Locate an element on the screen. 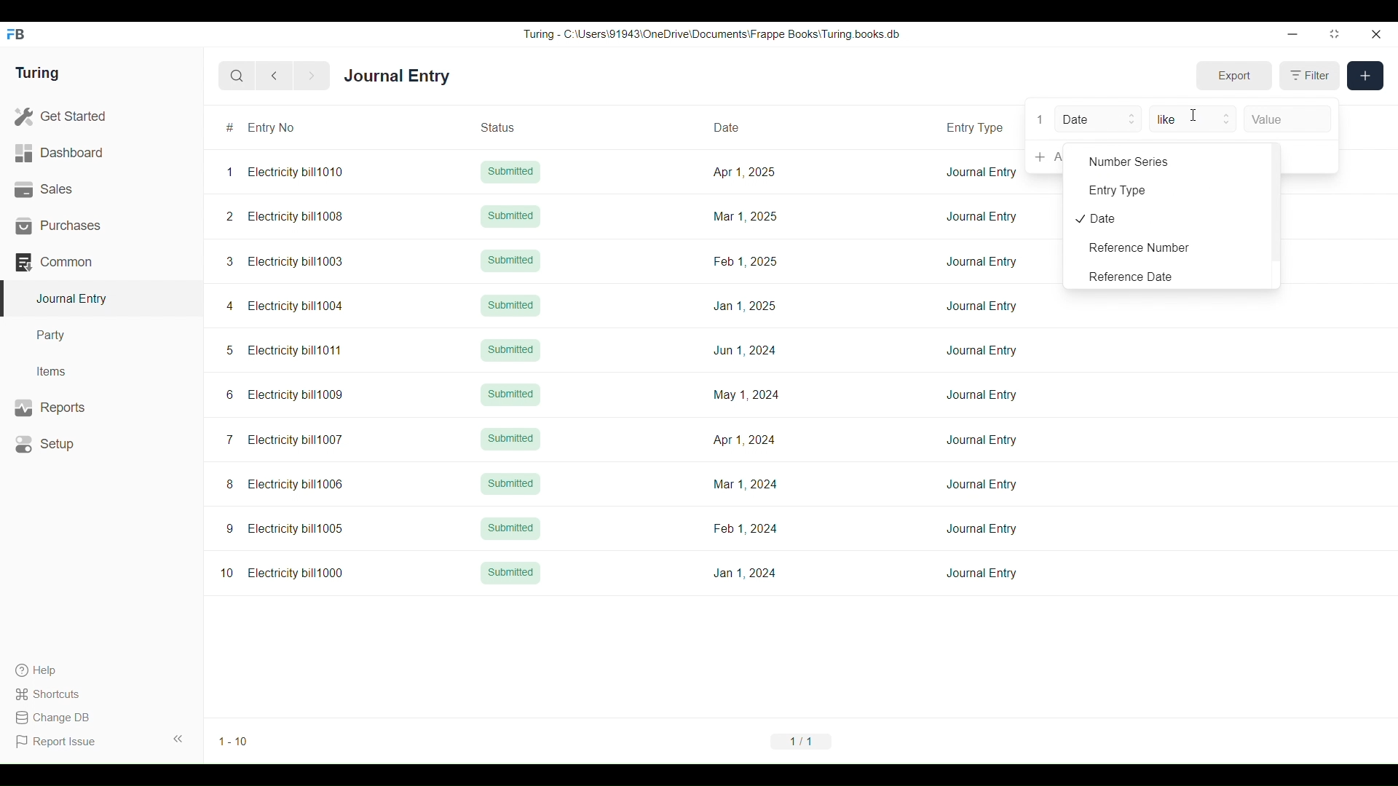  Minimize is located at coordinates (1293, 34).